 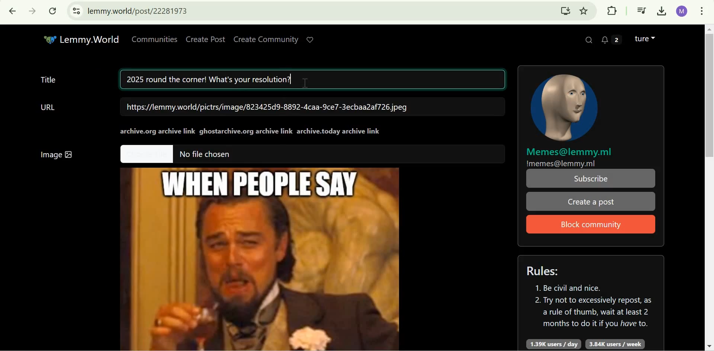 I want to click on Create a post, so click(x=590, y=202).